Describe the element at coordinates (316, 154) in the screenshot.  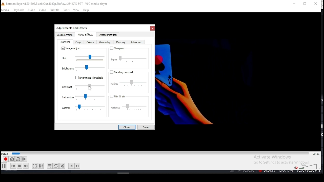
I see `remaining/total time` at that location.